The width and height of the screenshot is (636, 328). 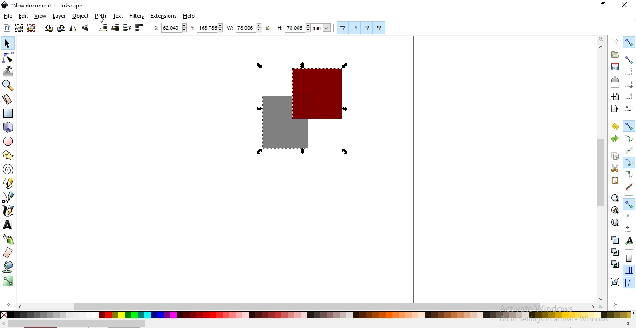 What do you see at coordinates (629, 42) in the screenshot?
I see `enable snapping` at bounding box center [629, 42].